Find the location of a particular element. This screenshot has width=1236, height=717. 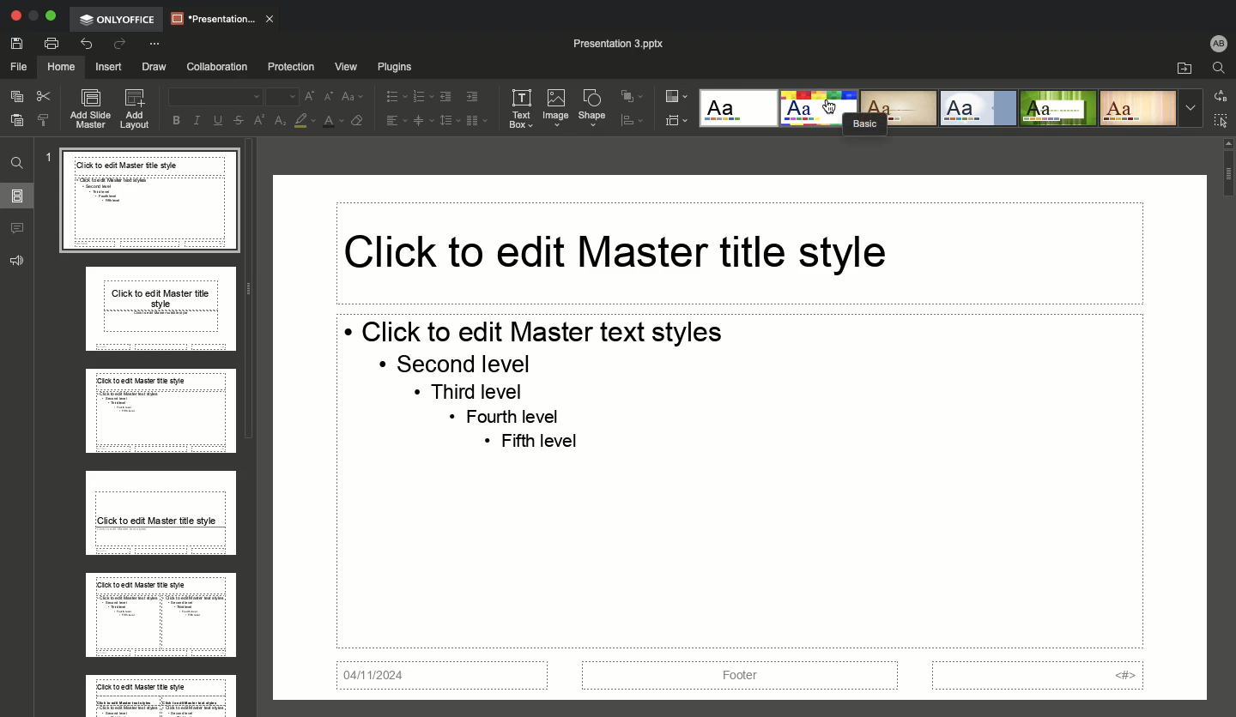

List bullet is located at coordinates (395, 96).